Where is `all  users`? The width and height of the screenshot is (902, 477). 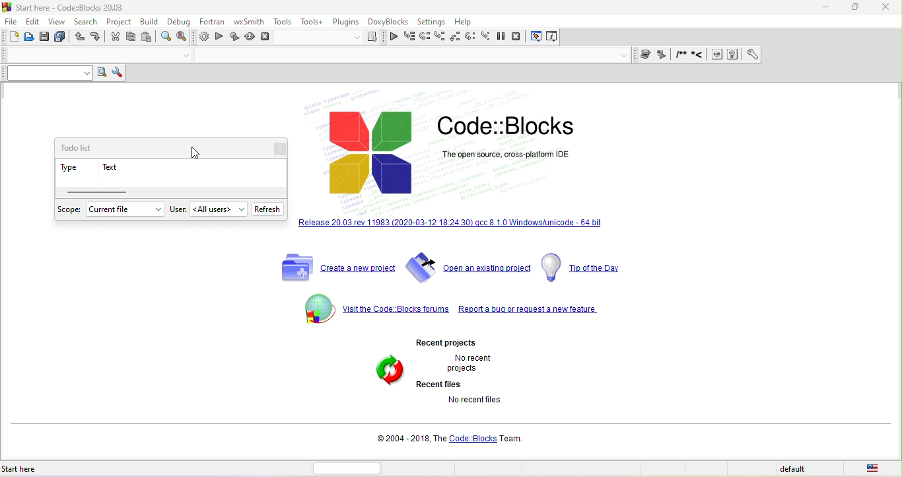 all  users is located at coordinates (220, 209).